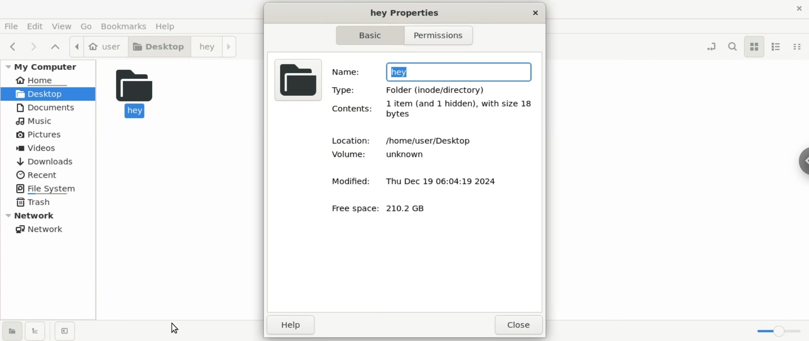 Image resolution: width=809 pixels, height=341 pixels. Describe the element at coordinates (356, 209) in the screenshot. I see `free space` at that location.